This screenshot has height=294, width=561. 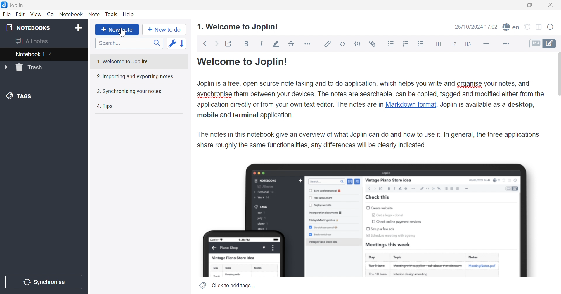 I want to click on Close, so click(x=553, y=5).